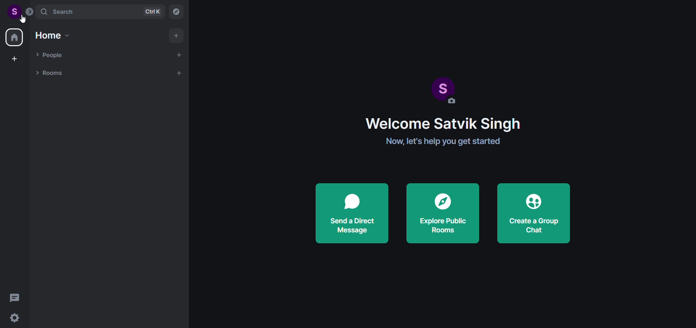 This screenshot has width=696, height=328. What do you see at coordinates (29, 11) in the screenshot?
I see `more` at bounding box center [29, 11].